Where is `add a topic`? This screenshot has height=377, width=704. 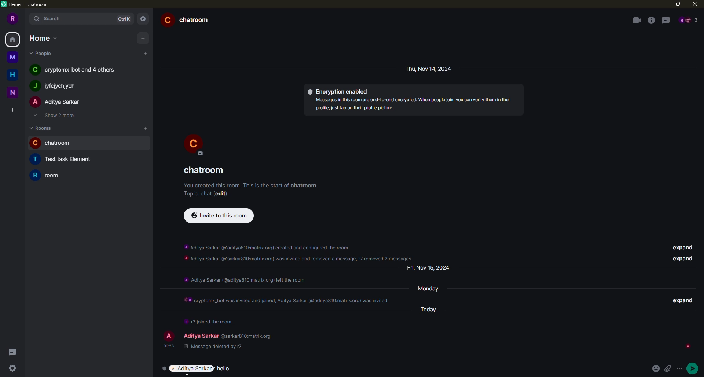 add a topic is located at coordinates (195, 193).